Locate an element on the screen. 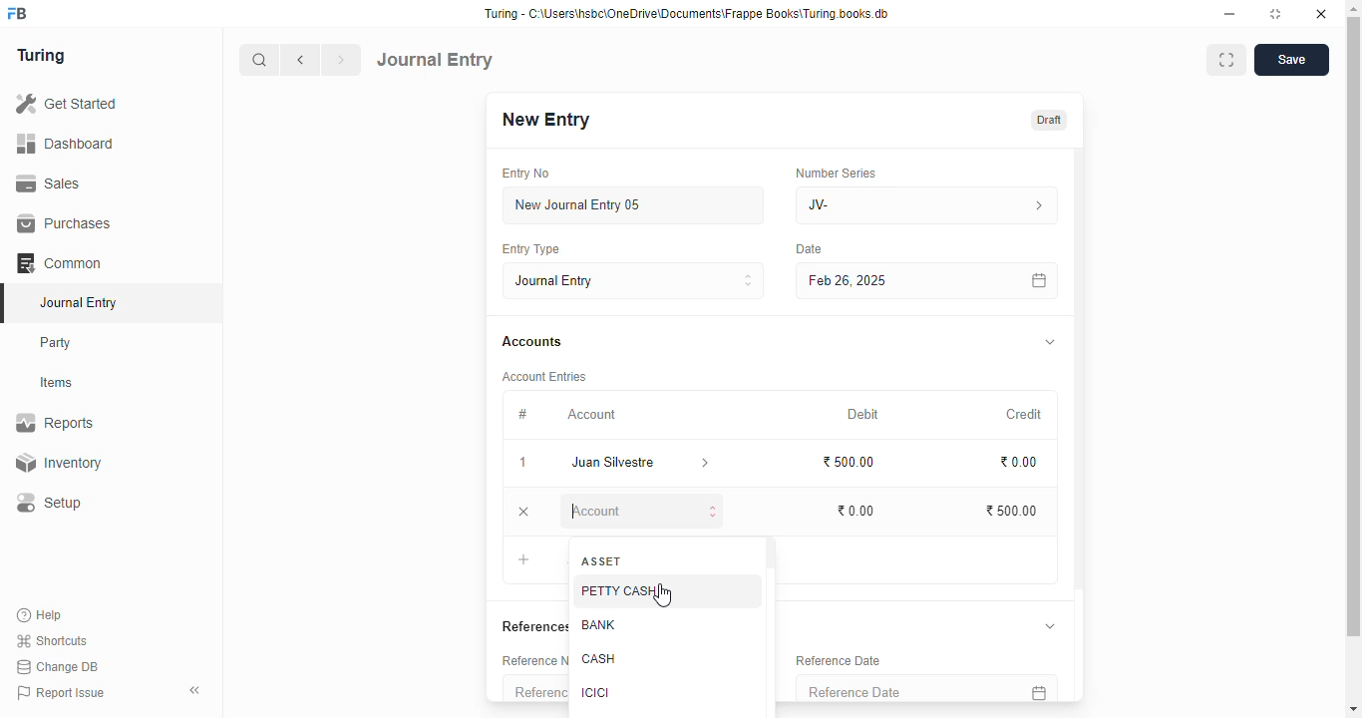 Image resolution: width=1362 pixels, height=718 pixels. change DB is located at coordinates (58, 667).